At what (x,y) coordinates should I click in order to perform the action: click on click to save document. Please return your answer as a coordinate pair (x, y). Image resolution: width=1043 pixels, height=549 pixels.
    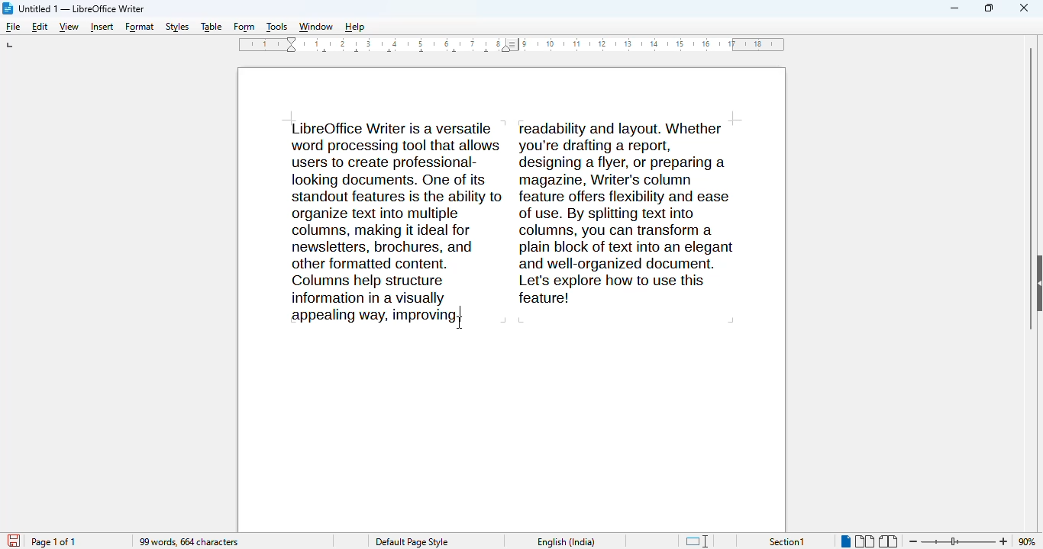
    Looking at the image, I should click on (15, 540).